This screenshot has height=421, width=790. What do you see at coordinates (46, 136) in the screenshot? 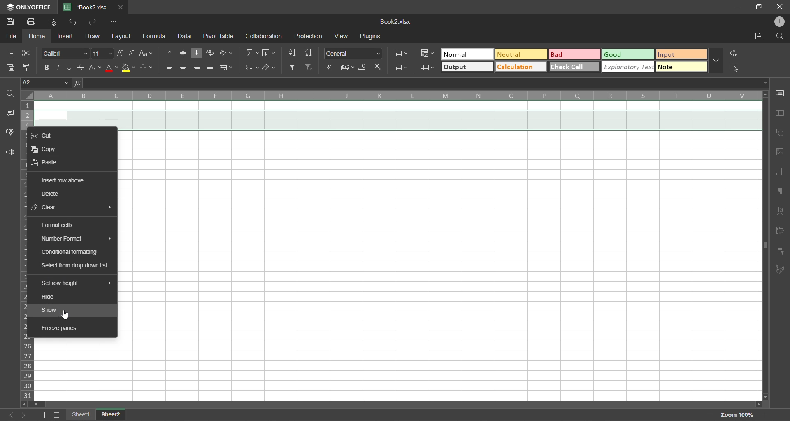
I see `cut` at bounding box center [46, 136].